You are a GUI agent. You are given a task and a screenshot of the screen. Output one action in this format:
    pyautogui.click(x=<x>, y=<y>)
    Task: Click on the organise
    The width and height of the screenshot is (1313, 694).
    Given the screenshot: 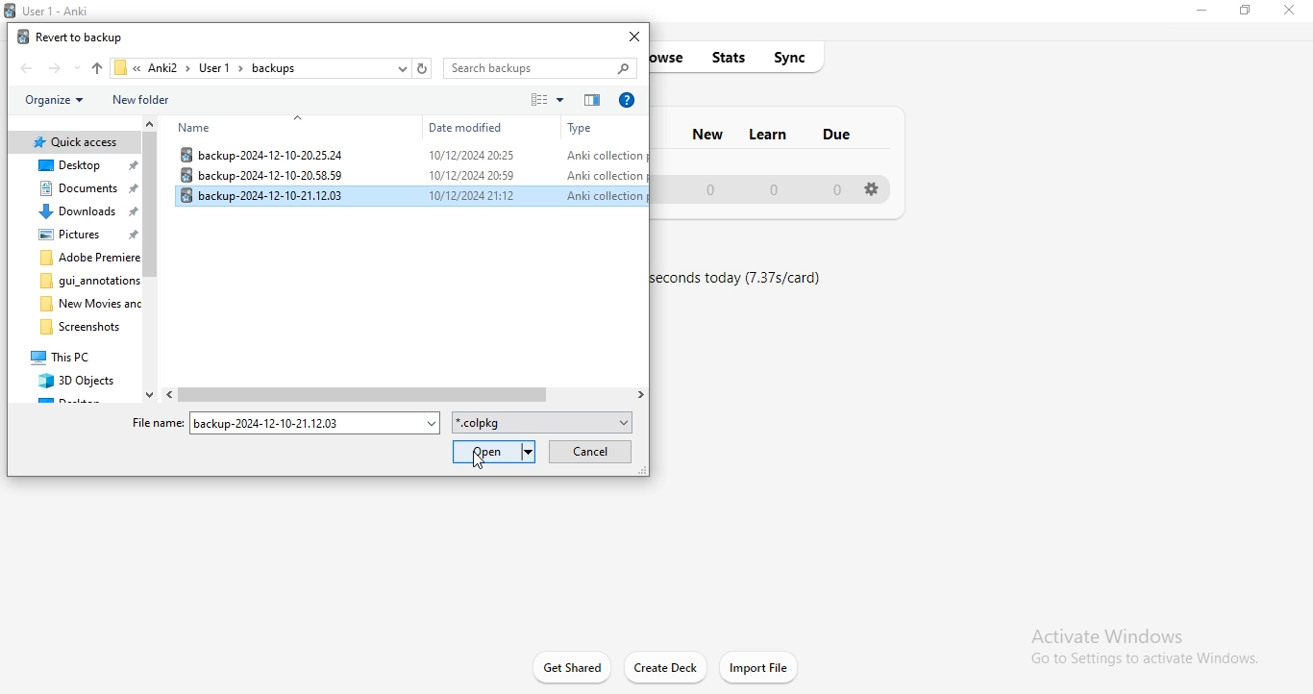 What is the action you would take?
    pyautogui.click(x=60, y=101)
    